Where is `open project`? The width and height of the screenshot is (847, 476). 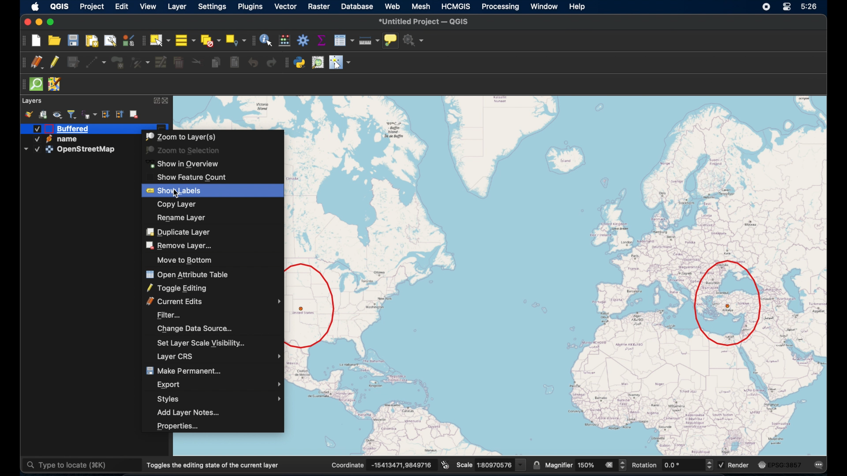
open project is located at coordinates (55, 41).